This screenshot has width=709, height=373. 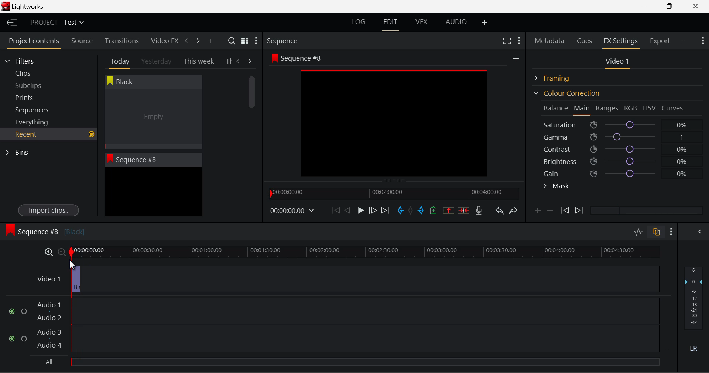 I want to click on Brightness, so click(x=618, y=160).